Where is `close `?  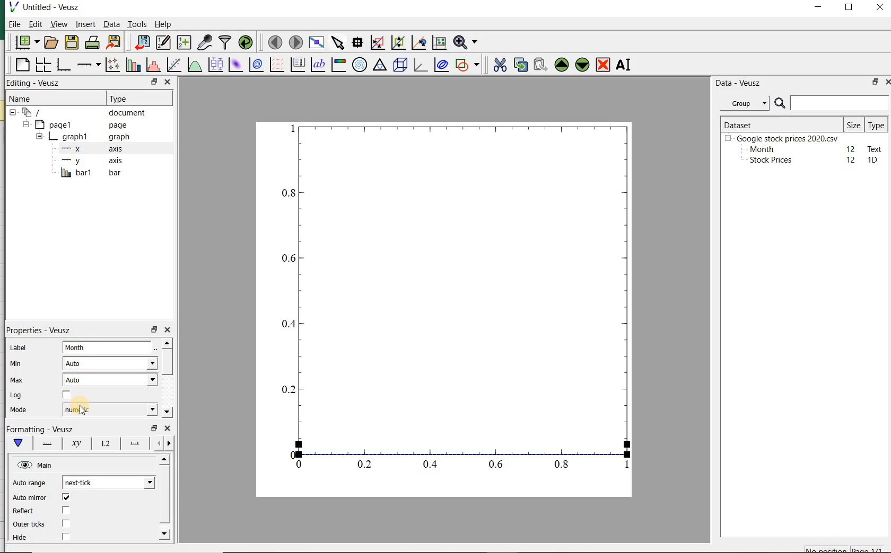
close  is located at coordinates (890, 82).